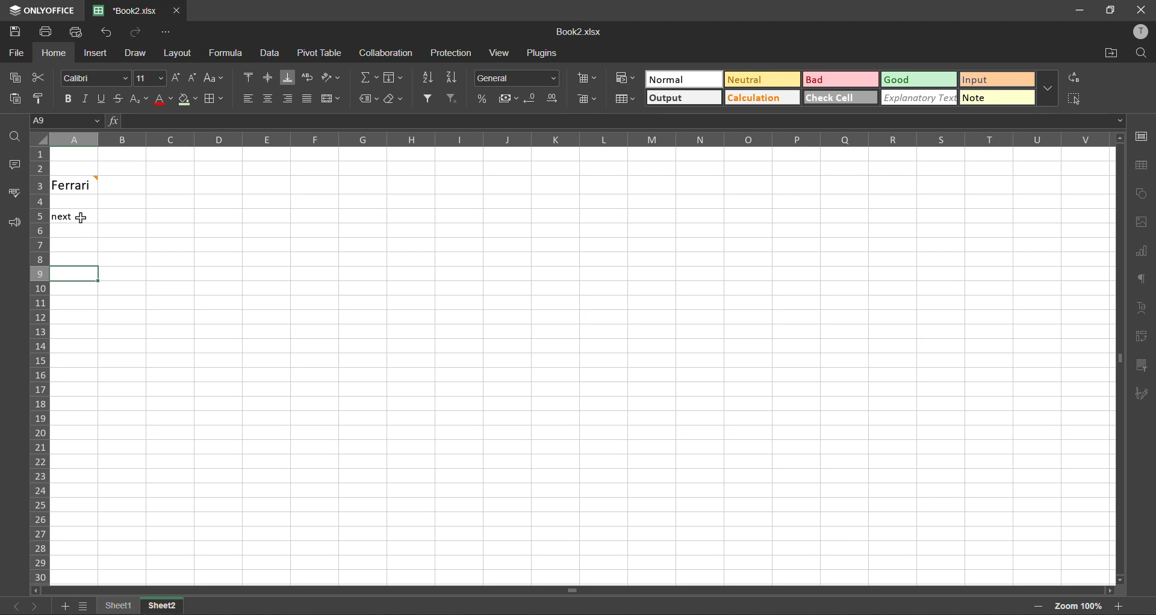  I want to click on bold, so click(67, 99).